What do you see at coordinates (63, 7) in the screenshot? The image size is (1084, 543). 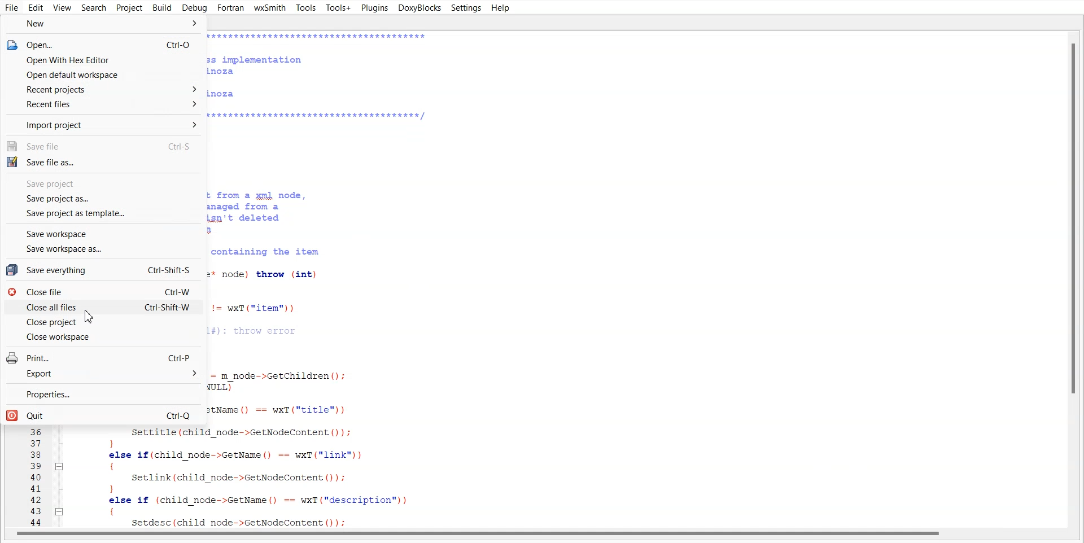 I see `View` at bounding box center [63, 7].